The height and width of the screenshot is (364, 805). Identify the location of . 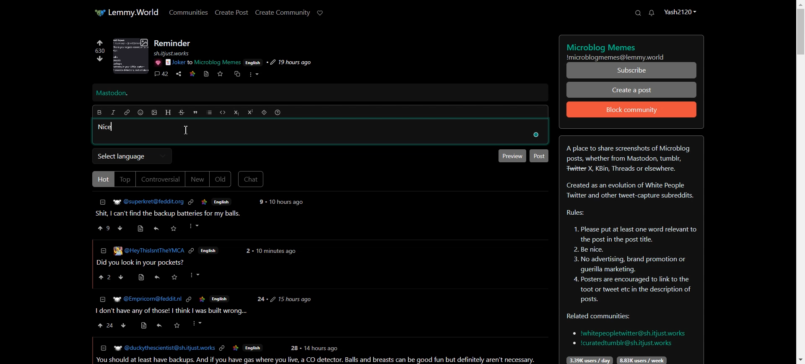
(202, 299).